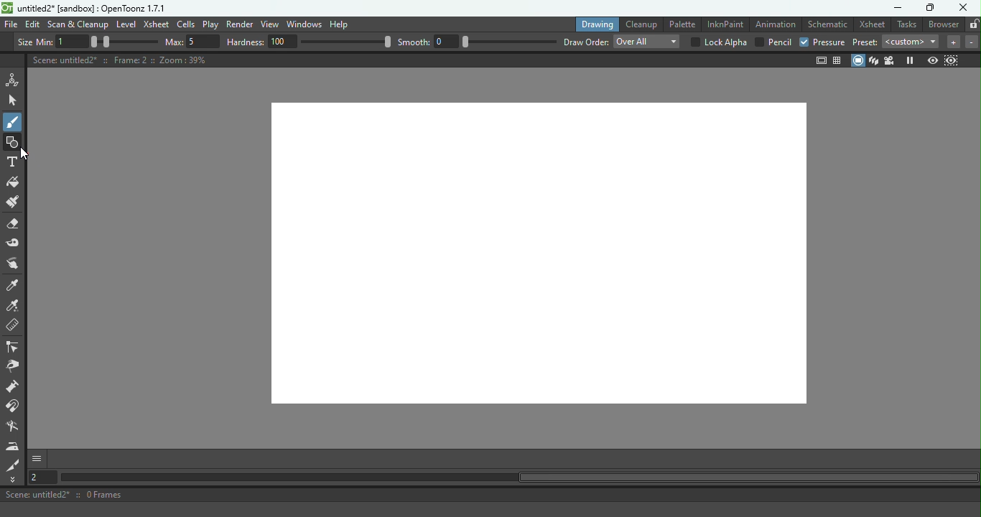 Image resolution: width=981 pixels, height=517 pixels. What do you see at coordinates (210, 24) in the screenshot?
I see `Play` at bounding box center [210, 24].